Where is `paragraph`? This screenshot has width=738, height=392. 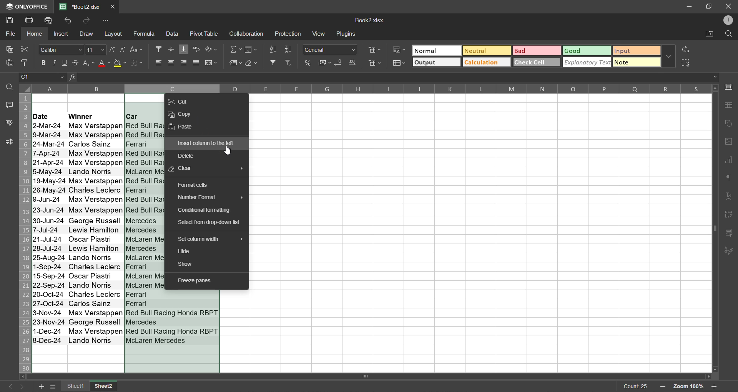 paragraph is located at coordinates (729, 179).